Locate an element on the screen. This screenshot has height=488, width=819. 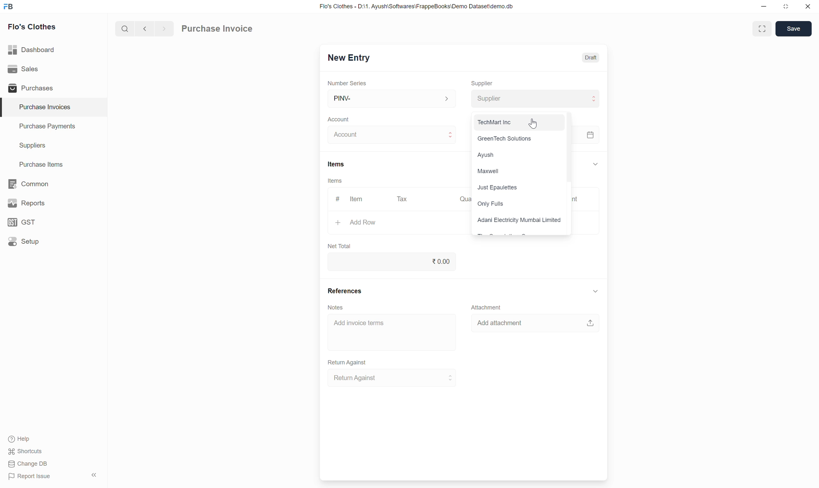
next is located at coordinates (165, 28).